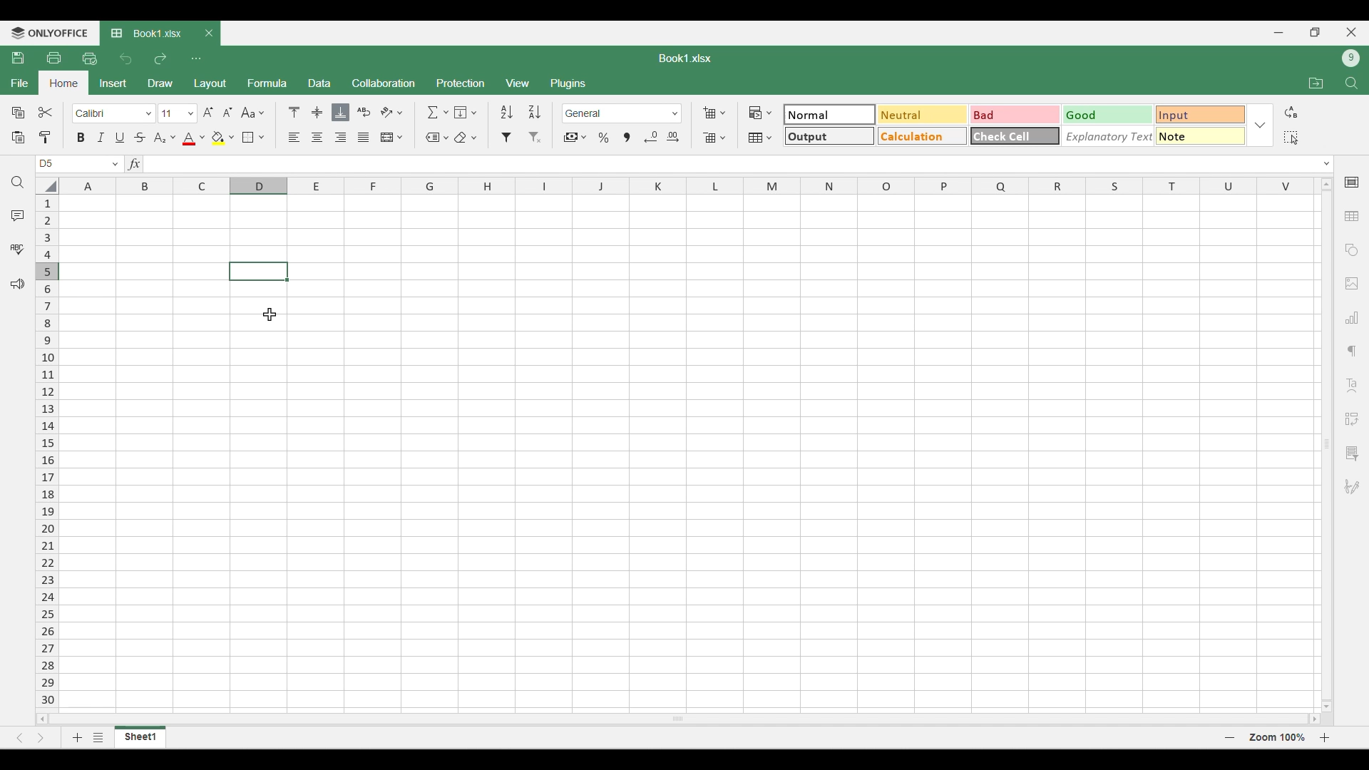 The width and height of the screenshot is (1369, 770). What do you see at coordinates (1353, 317) in the screenshot?
I see `Insert chart` at bounding box center [1353, 317].